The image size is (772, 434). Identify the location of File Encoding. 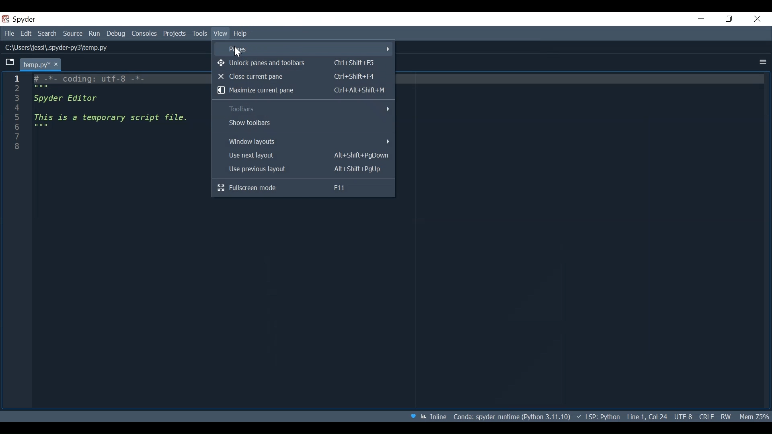
(682, 416).